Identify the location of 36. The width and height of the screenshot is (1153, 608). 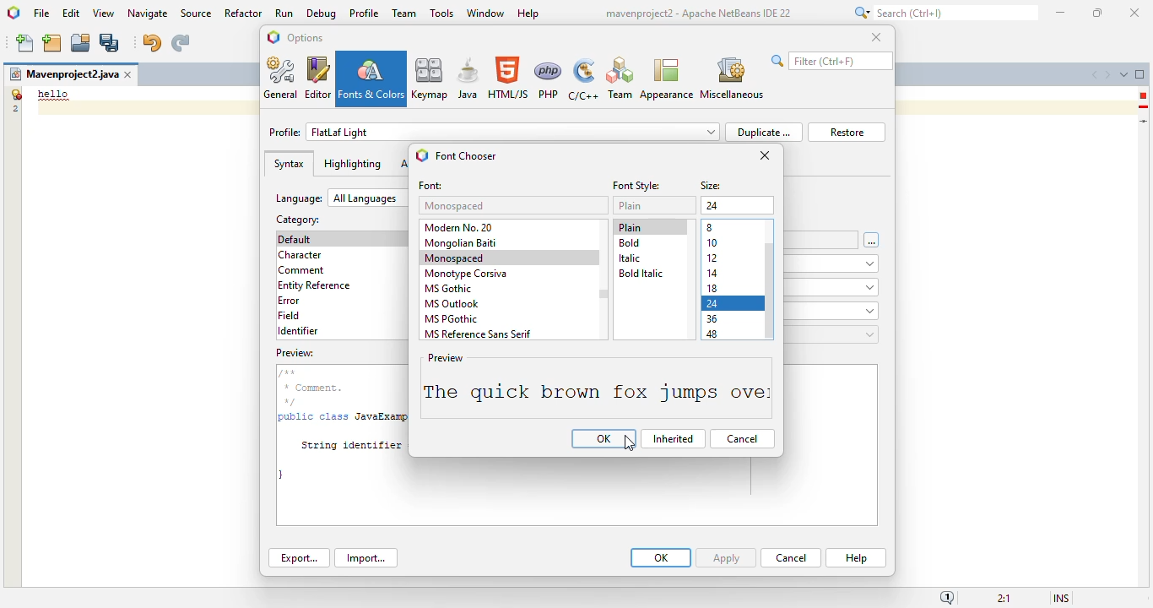
(712, 320).